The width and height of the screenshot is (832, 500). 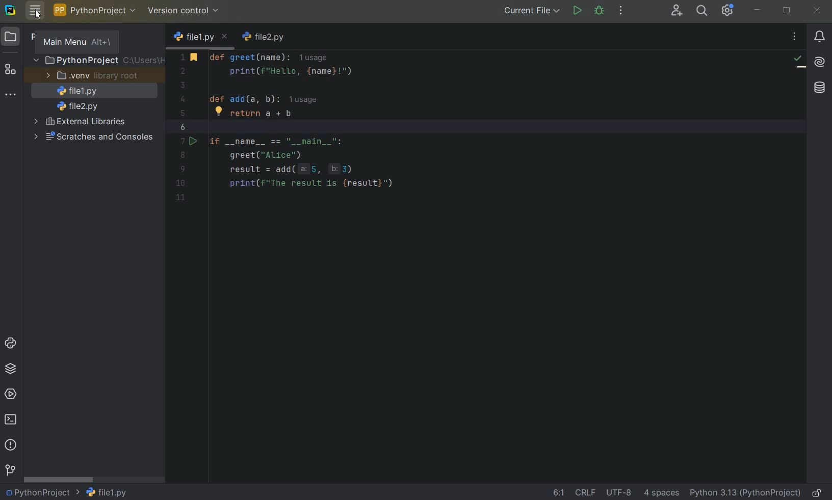 I want to click on recent files, tab actions, so click(x=795, y=38).